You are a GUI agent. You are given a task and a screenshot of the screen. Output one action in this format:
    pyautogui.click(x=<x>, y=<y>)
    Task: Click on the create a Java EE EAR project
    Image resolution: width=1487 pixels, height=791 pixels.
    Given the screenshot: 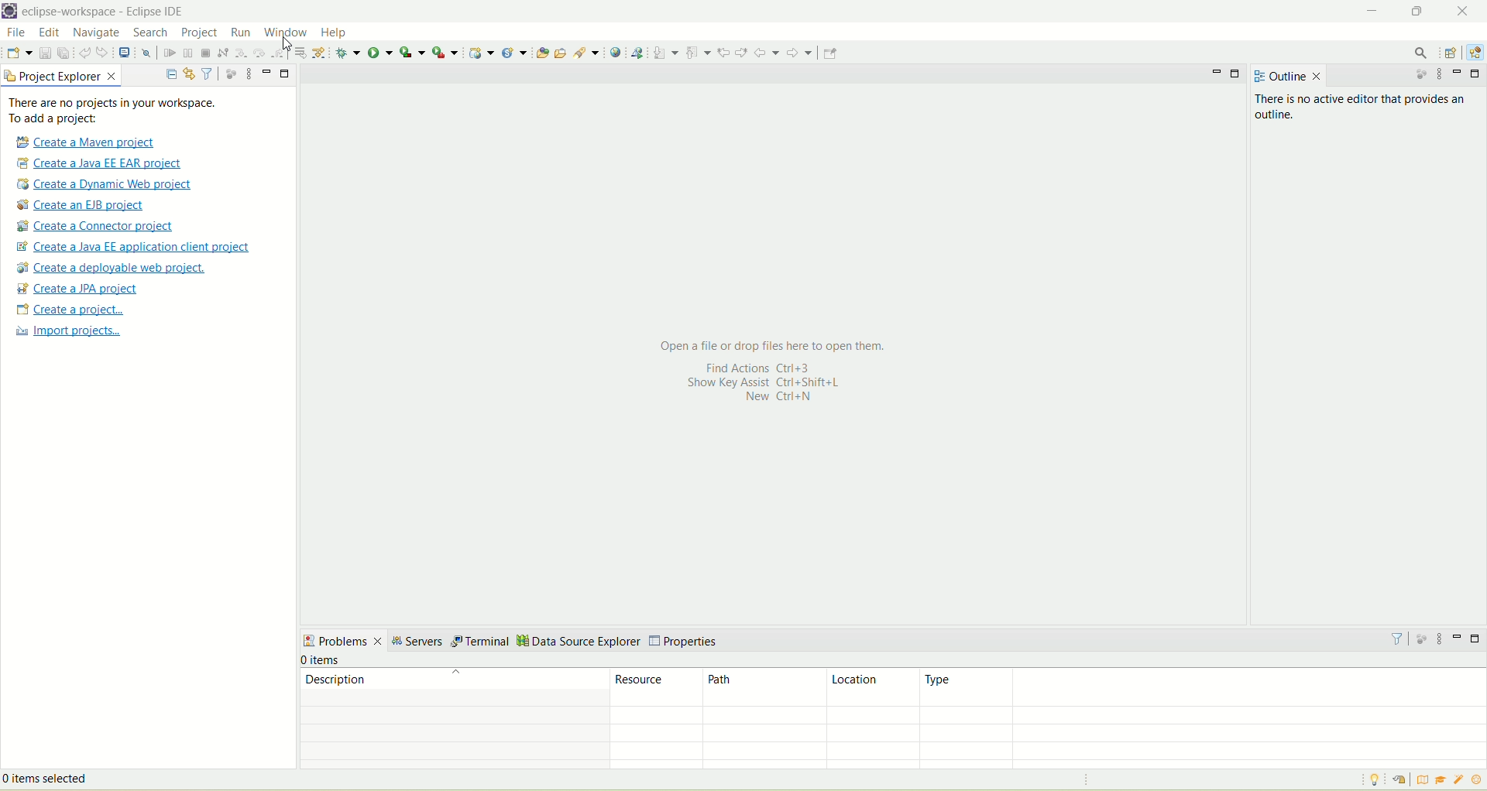 What is the action you would take?
    pyautogui.click(x=100, y=163)
    